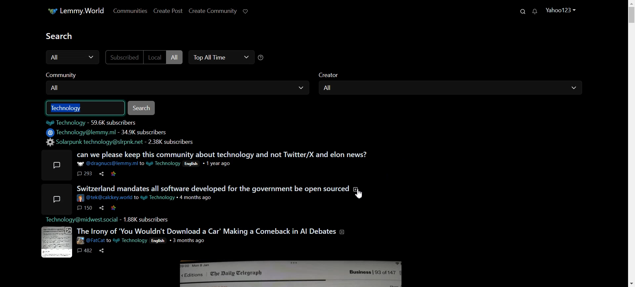  What do you see at coordinates (563, 10) in the screenshot?
I see `Yahoo123` at bounding box center [563, 10].